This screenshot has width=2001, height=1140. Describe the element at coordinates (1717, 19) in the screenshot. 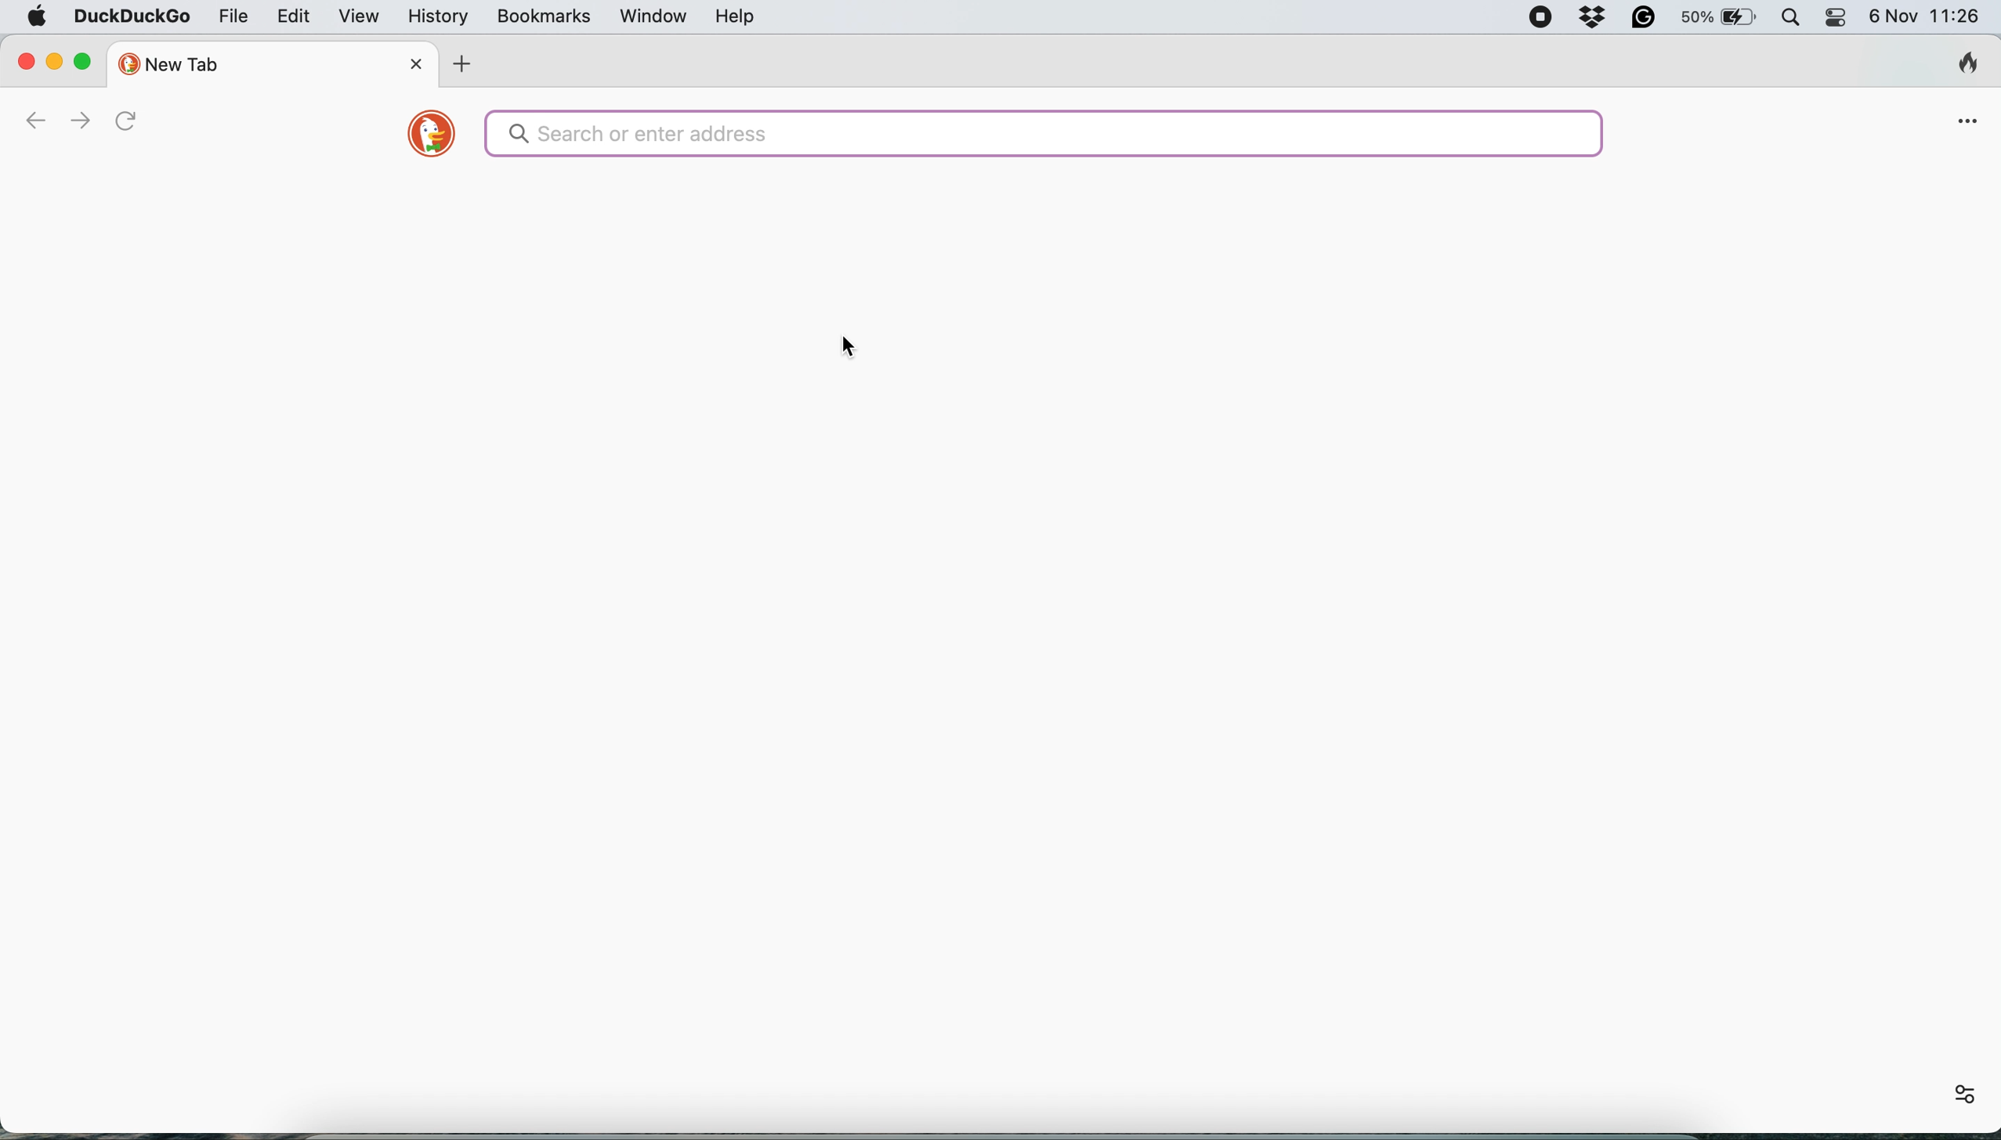

I see `battery` at that location.